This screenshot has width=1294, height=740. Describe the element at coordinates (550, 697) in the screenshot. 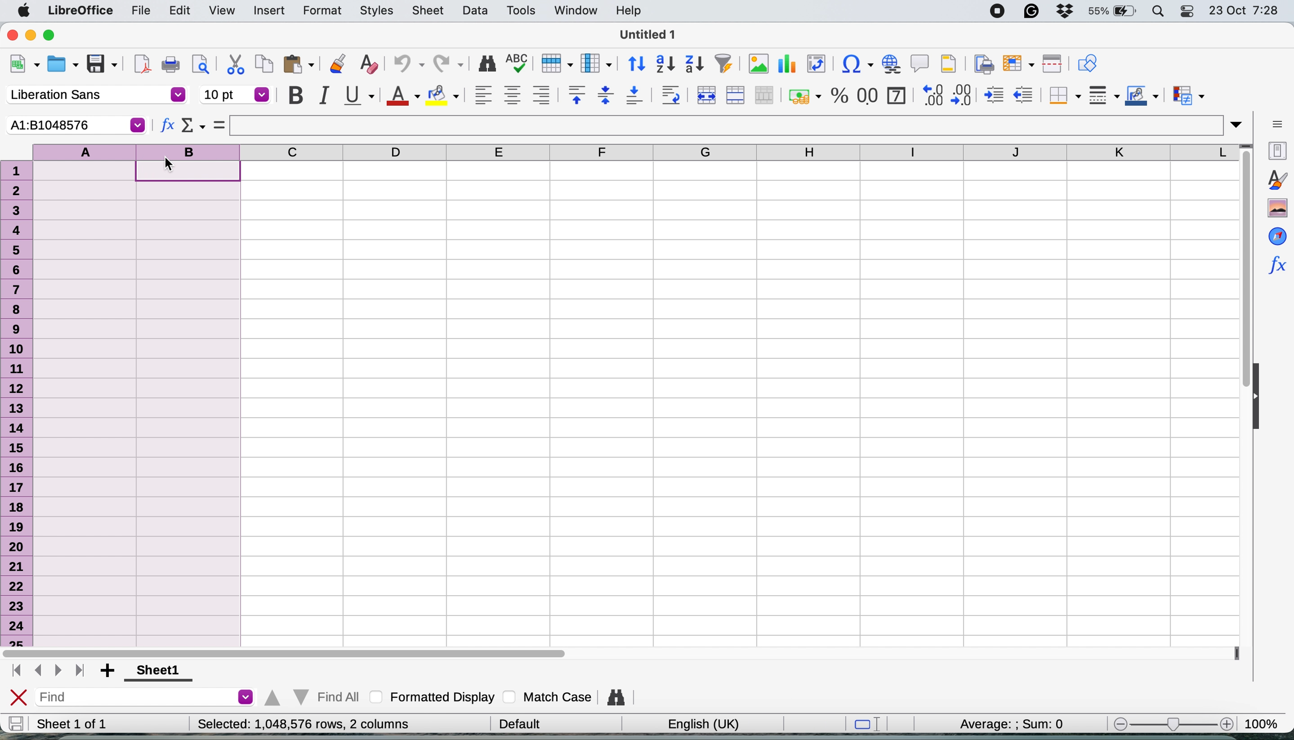

I see `match case` at that location.